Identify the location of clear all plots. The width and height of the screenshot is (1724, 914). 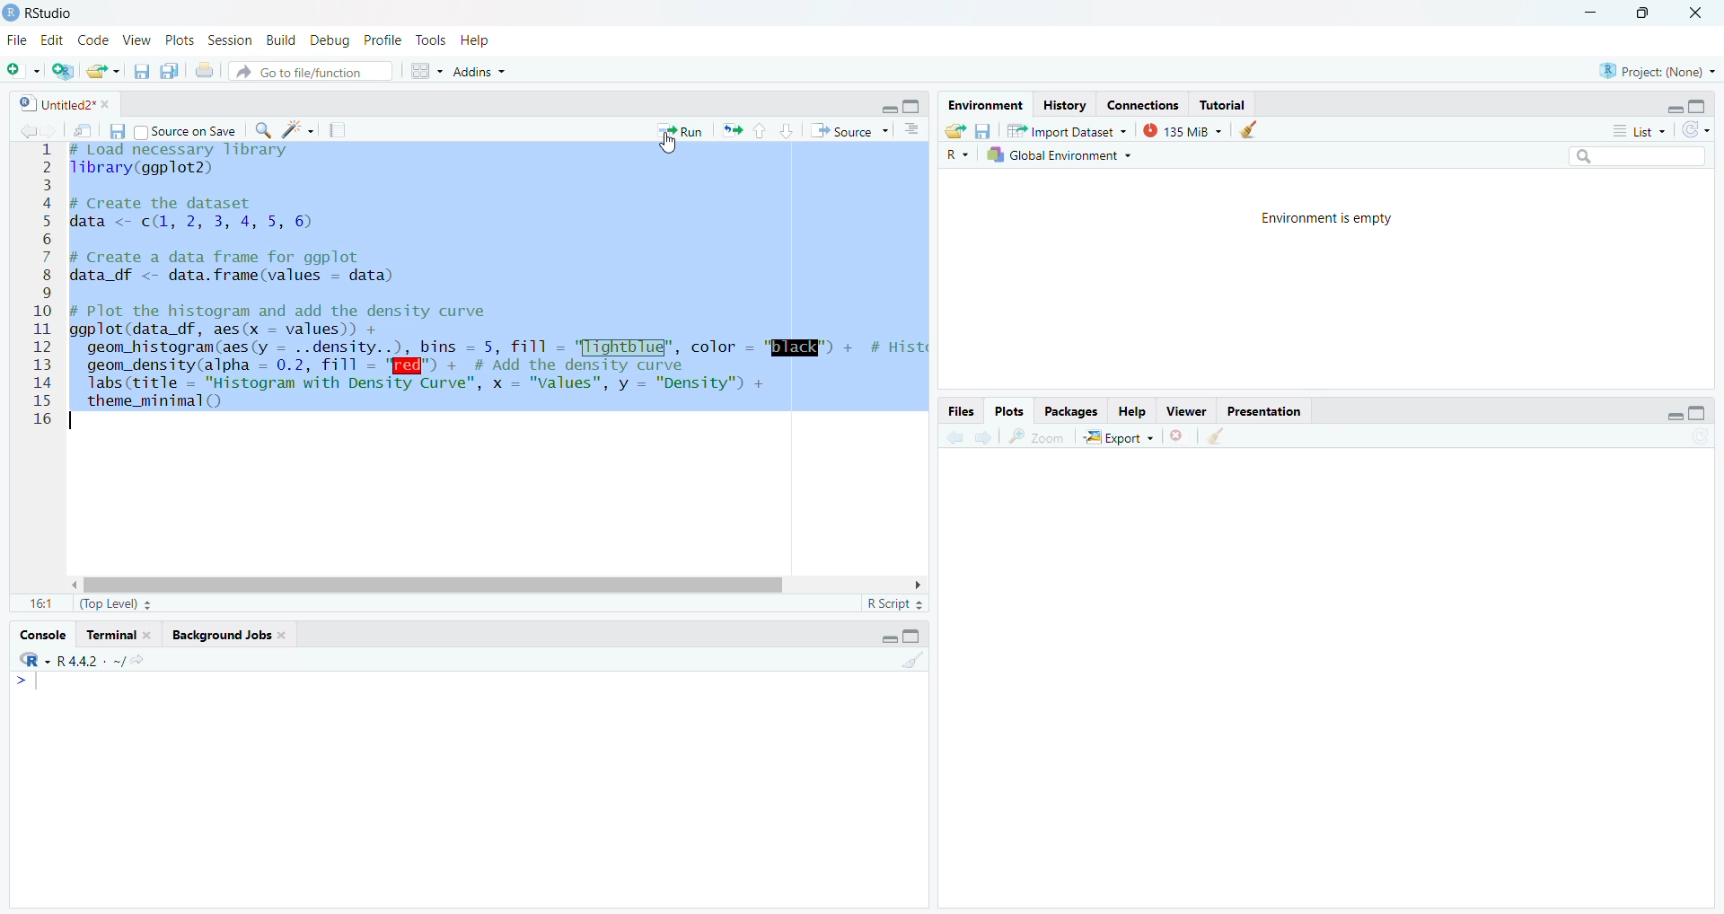
(1217, 436).